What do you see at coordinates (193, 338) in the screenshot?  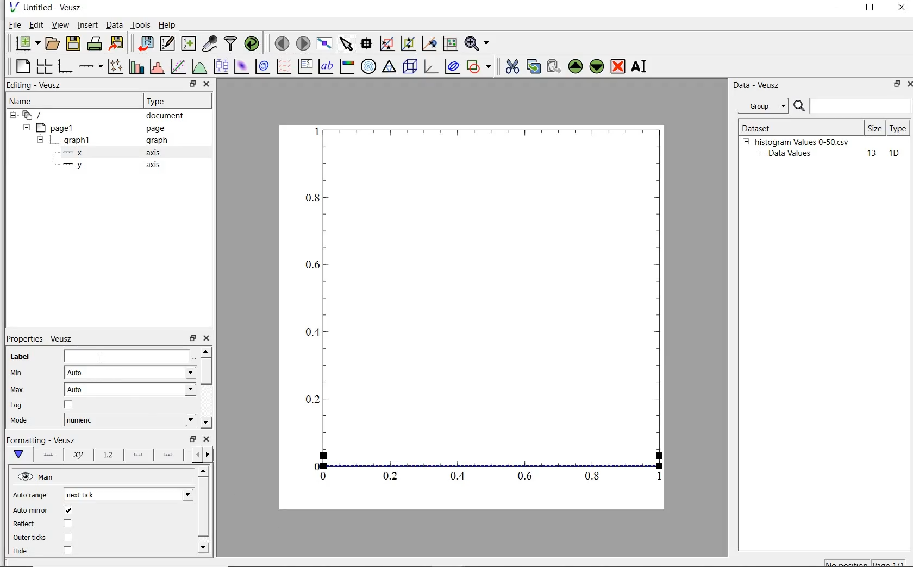 I see `restore down` at bounding box center [193, 338].